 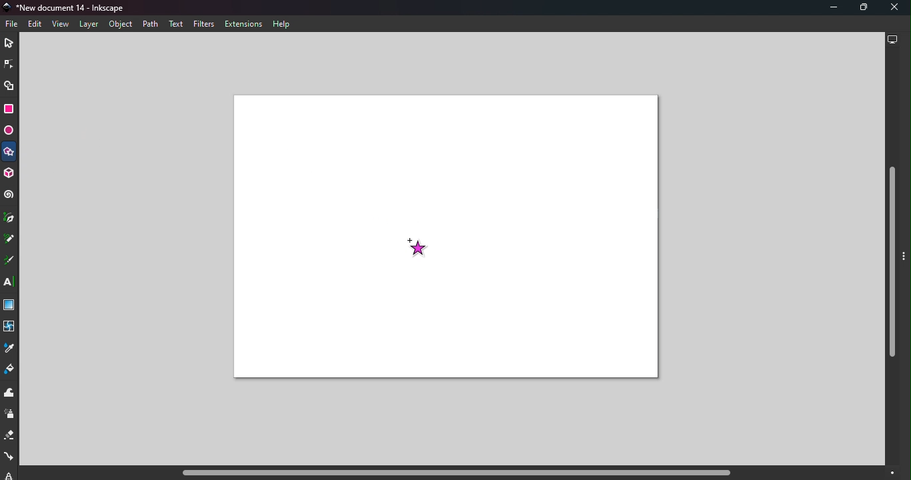 I want to click on Document name, so click(x=69, y=7).